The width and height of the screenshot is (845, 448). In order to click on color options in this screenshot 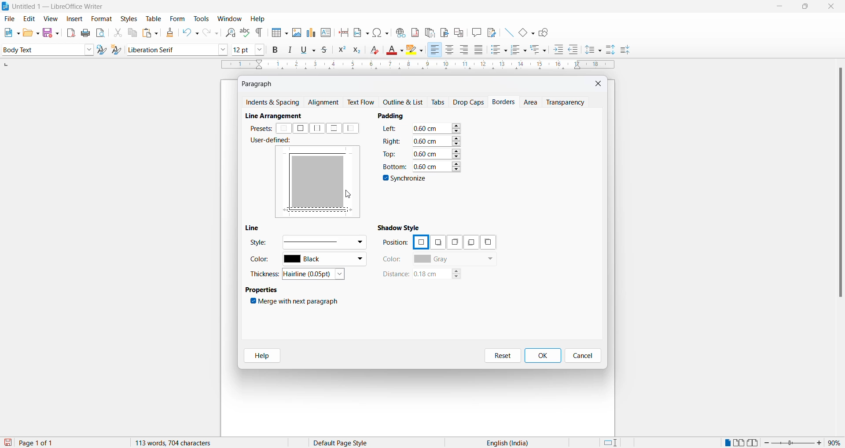, I will do `click(324, 260)`.